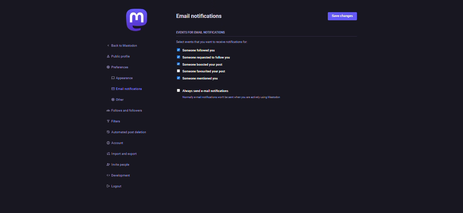 The height and width of the screenshot is (213, 463). What do you see at coordinates (204, 72) in the screenshot?
I see `someone favorited your post` at bounding box center [204, 72].